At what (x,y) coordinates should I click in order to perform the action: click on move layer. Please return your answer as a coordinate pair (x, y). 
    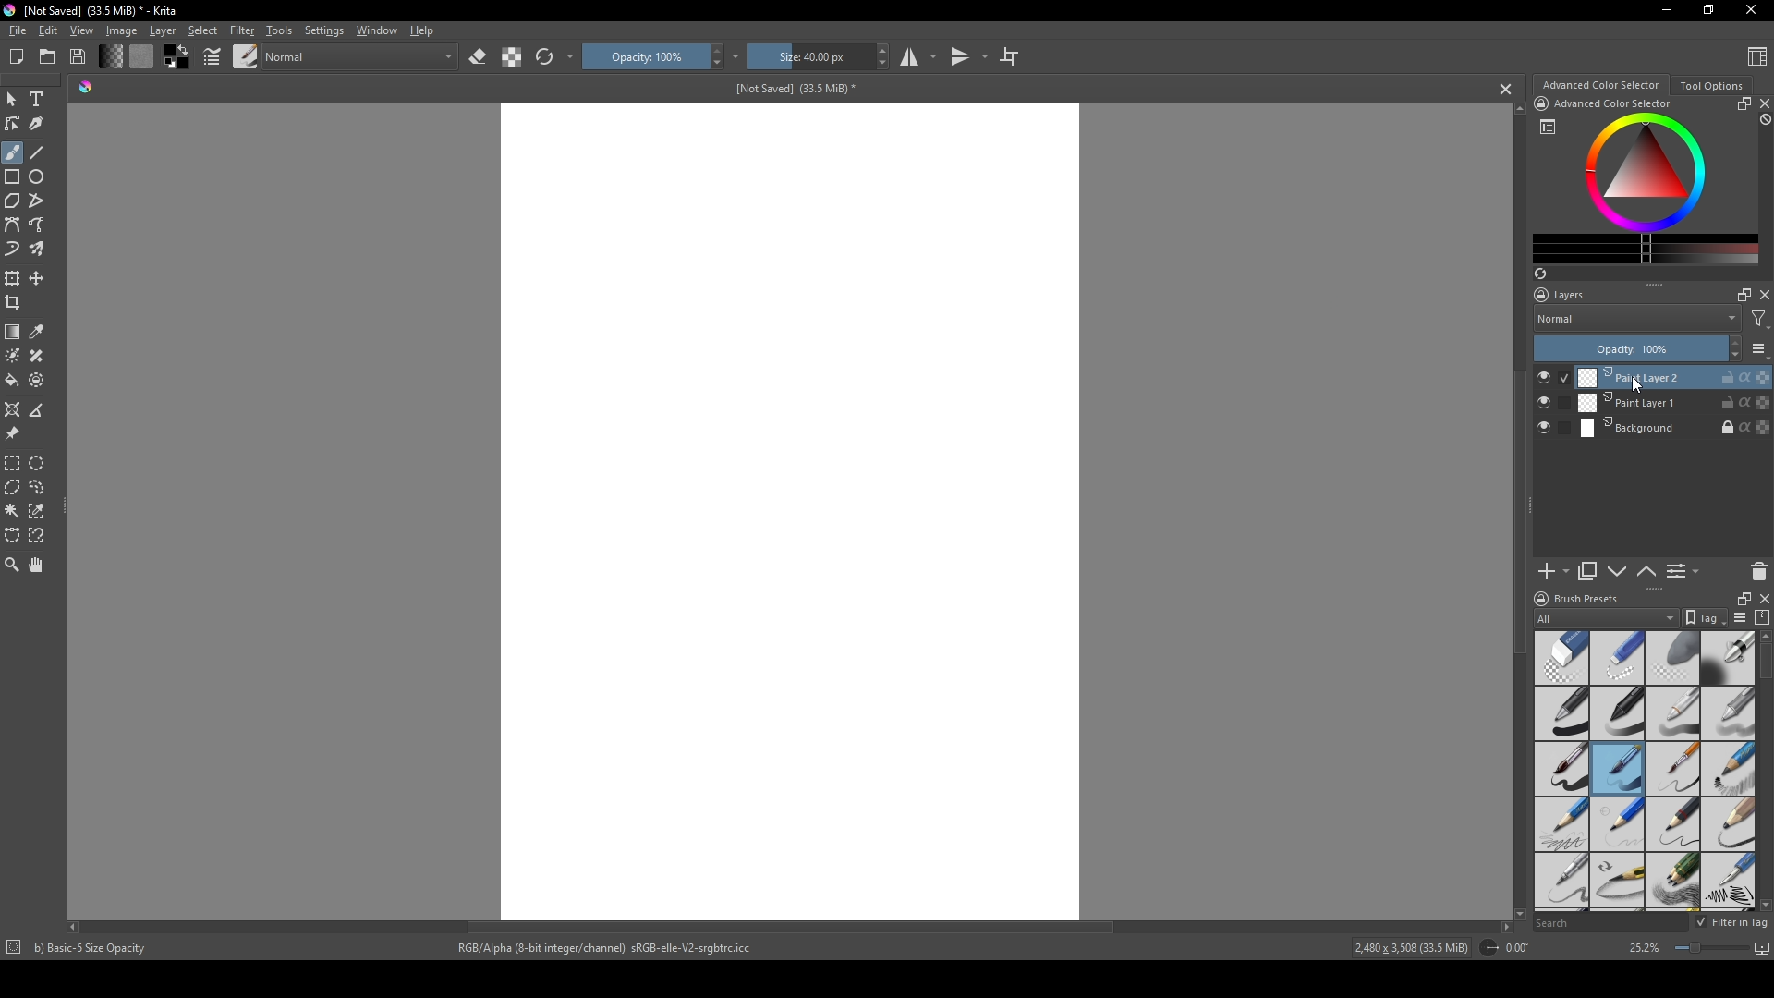
    Looking at the image, I should click on (37, 278).